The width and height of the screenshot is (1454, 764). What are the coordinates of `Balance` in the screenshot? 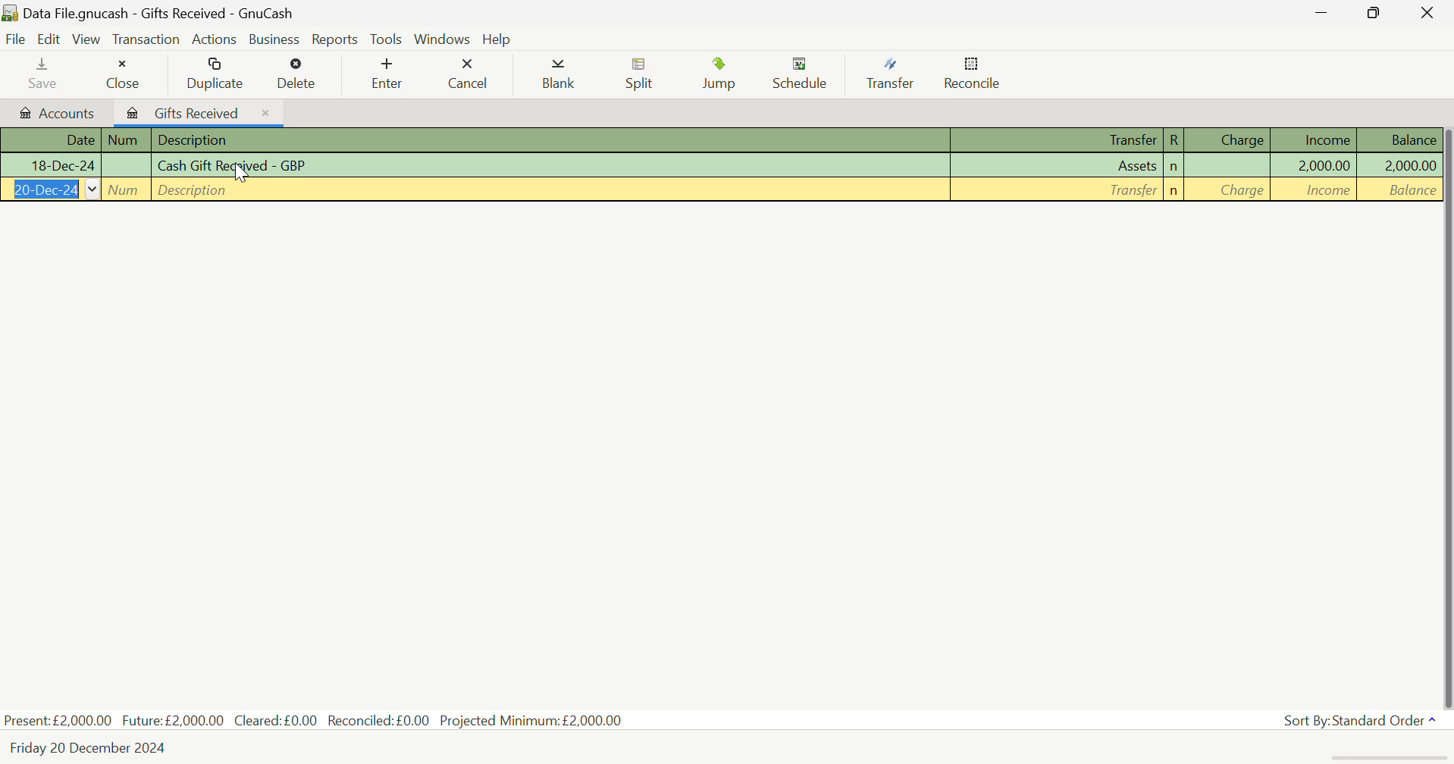 It's located at (1399, 189).